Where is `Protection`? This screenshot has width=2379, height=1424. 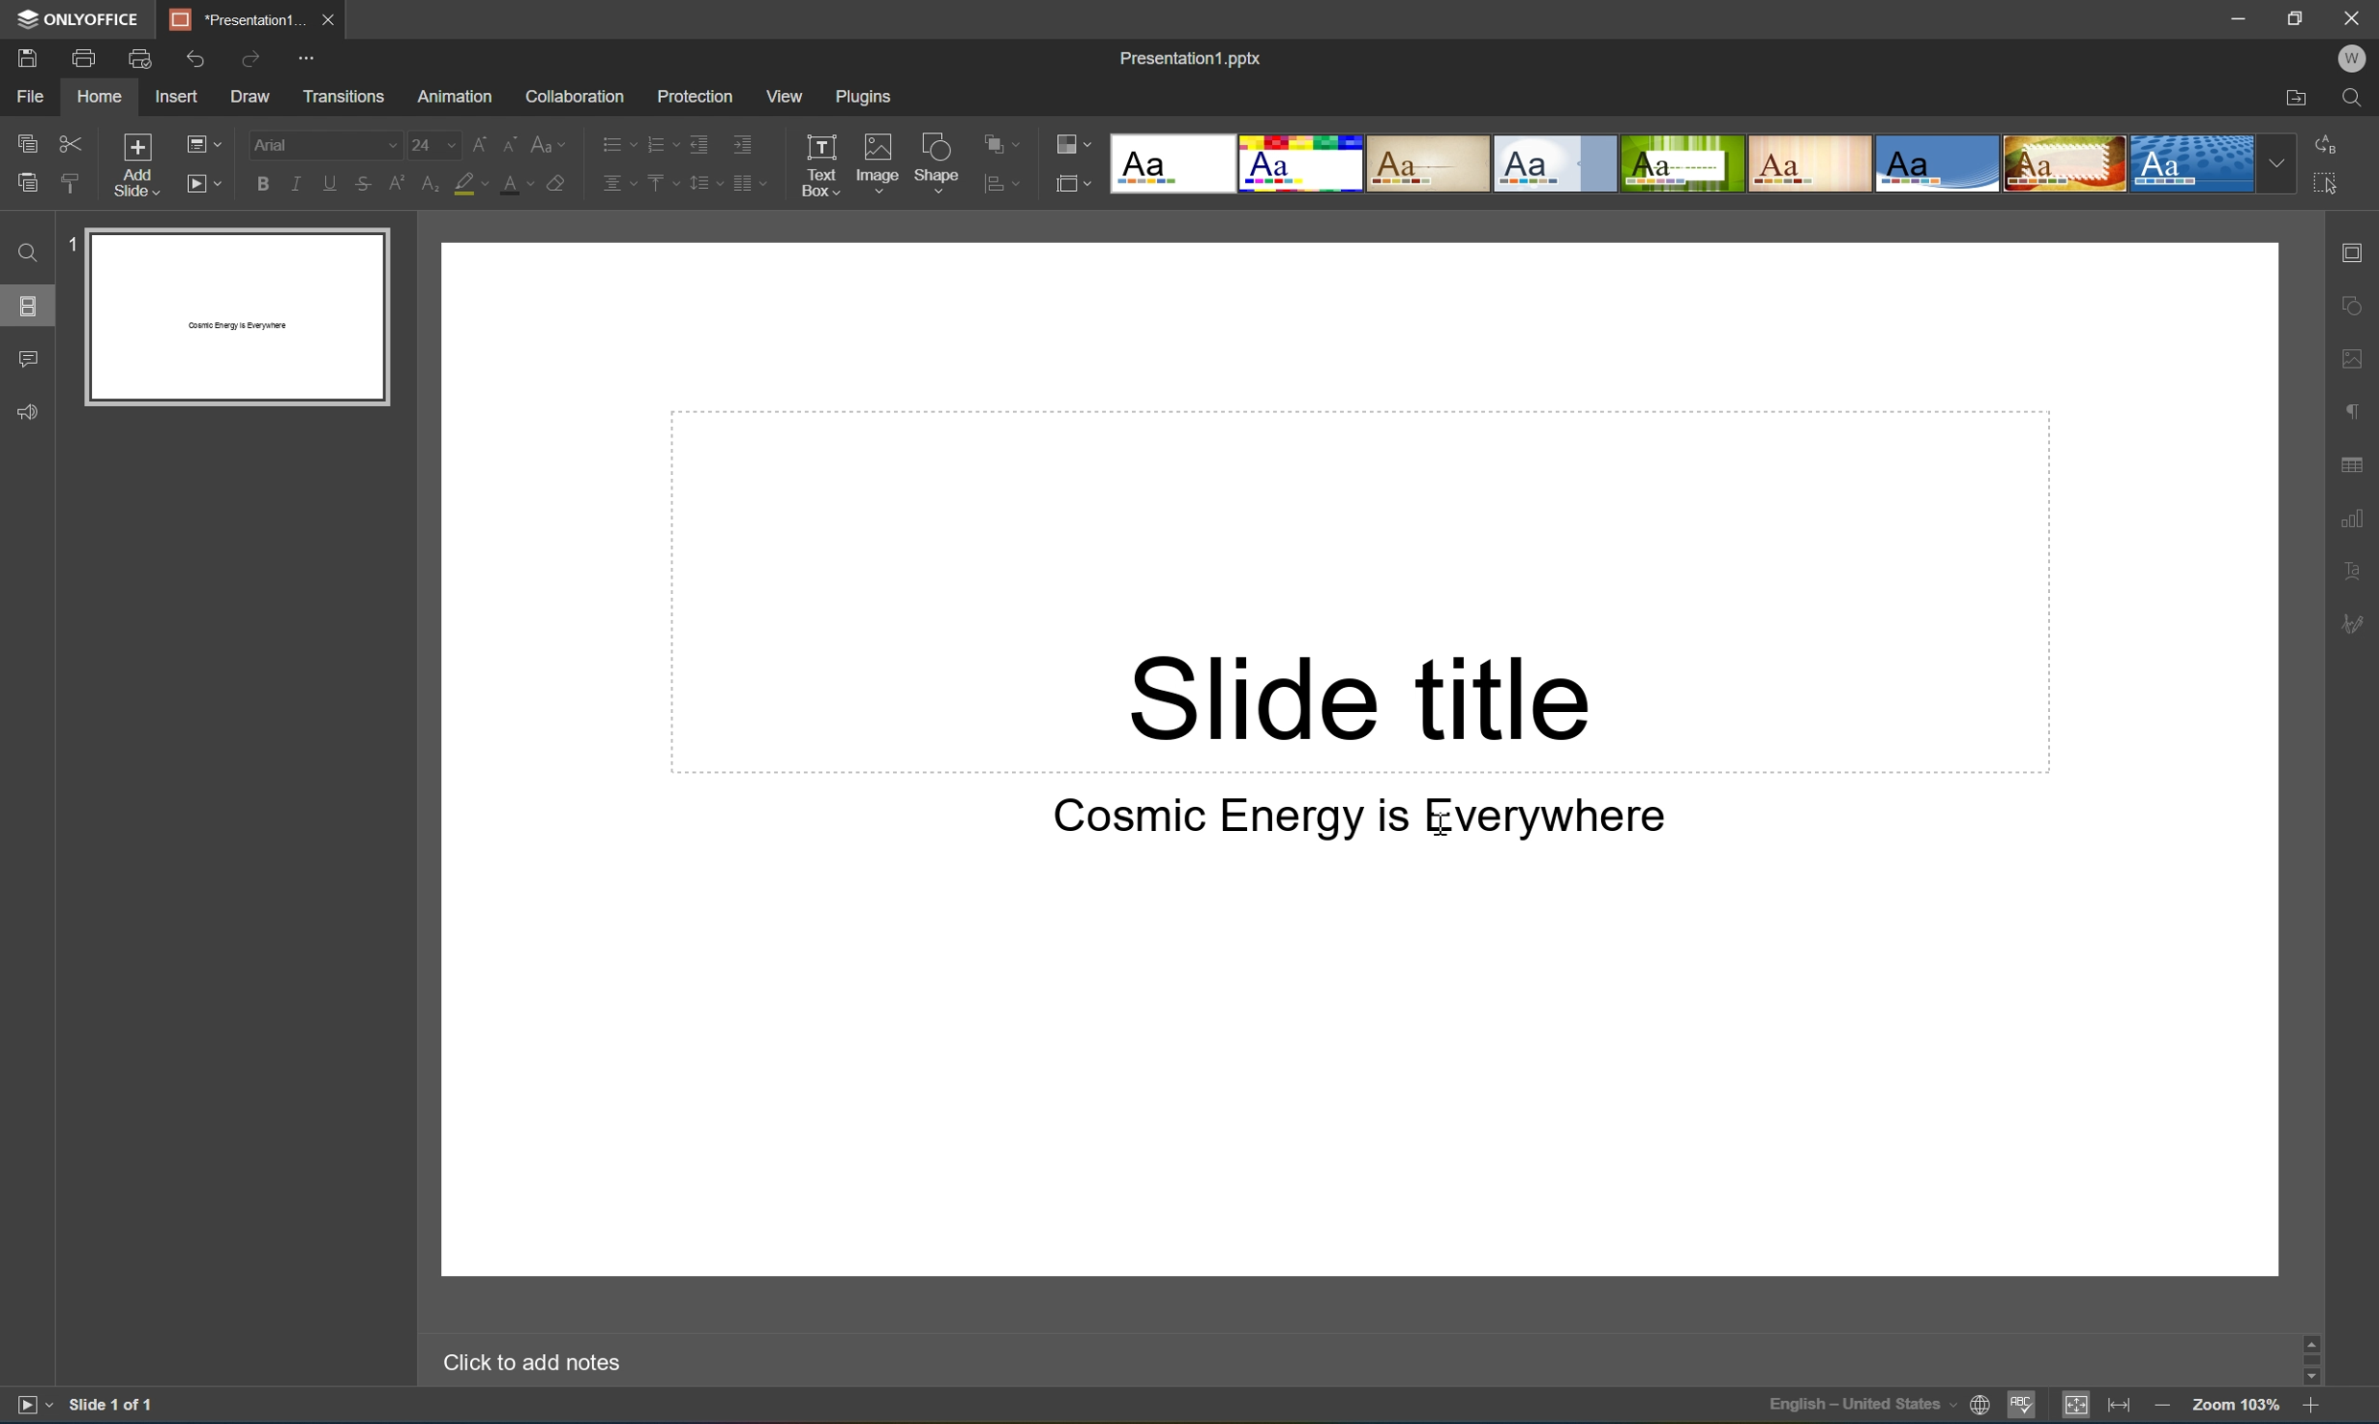 Protection is located at coordinates (695, 92).